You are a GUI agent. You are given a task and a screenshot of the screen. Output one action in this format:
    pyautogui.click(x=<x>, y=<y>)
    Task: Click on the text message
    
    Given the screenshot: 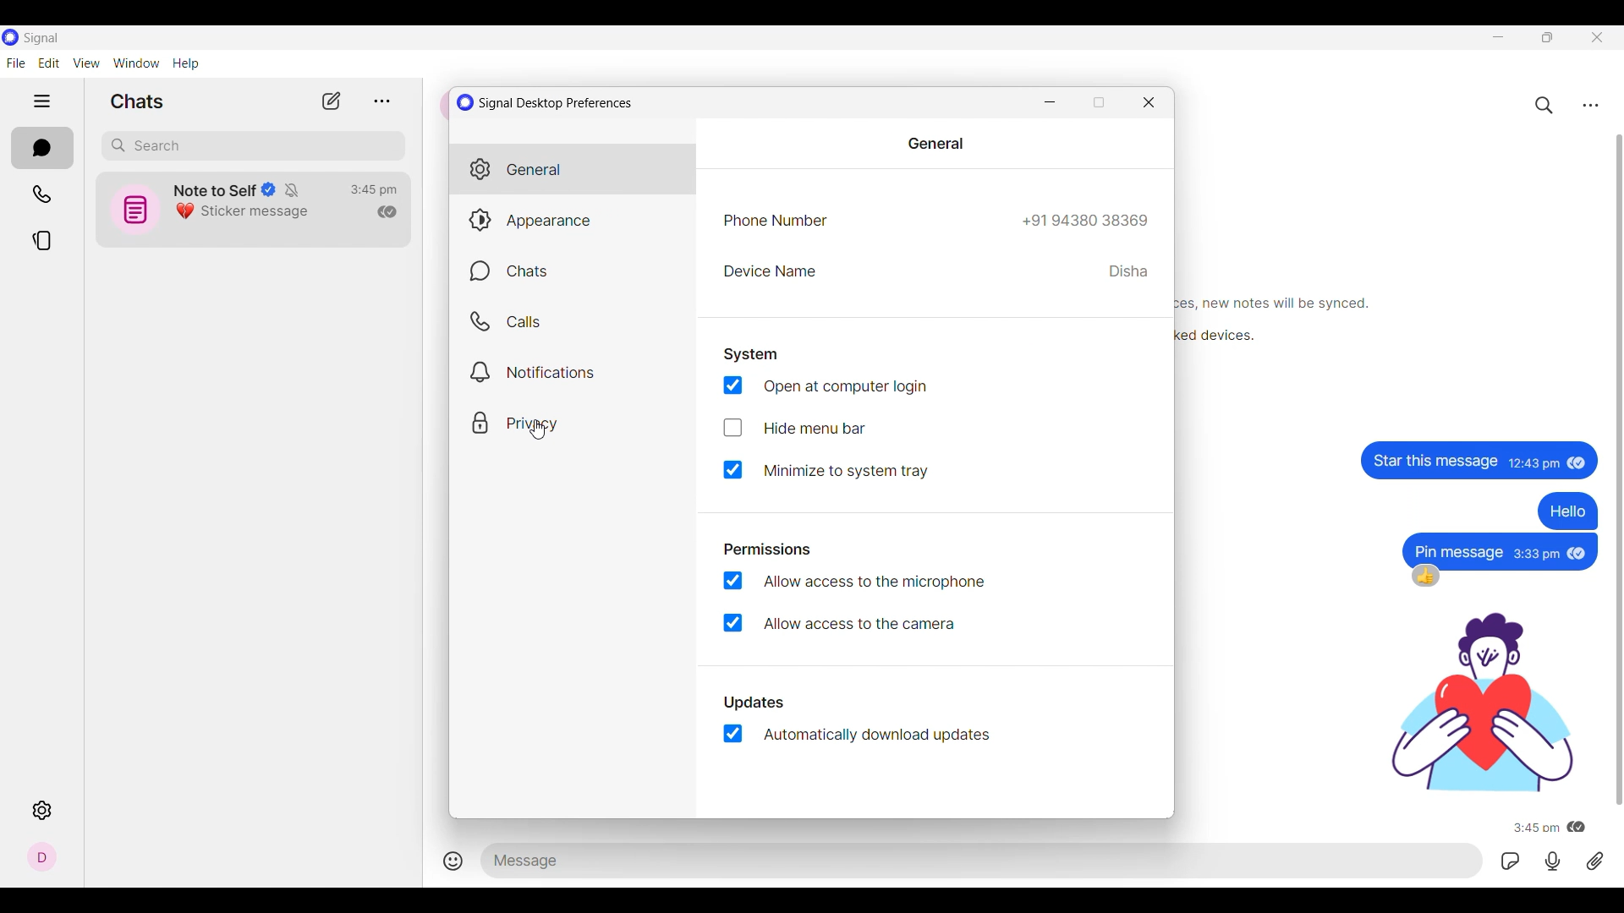 What is the action you would take?
    pyautogui.click(x=1565, y=511)
    